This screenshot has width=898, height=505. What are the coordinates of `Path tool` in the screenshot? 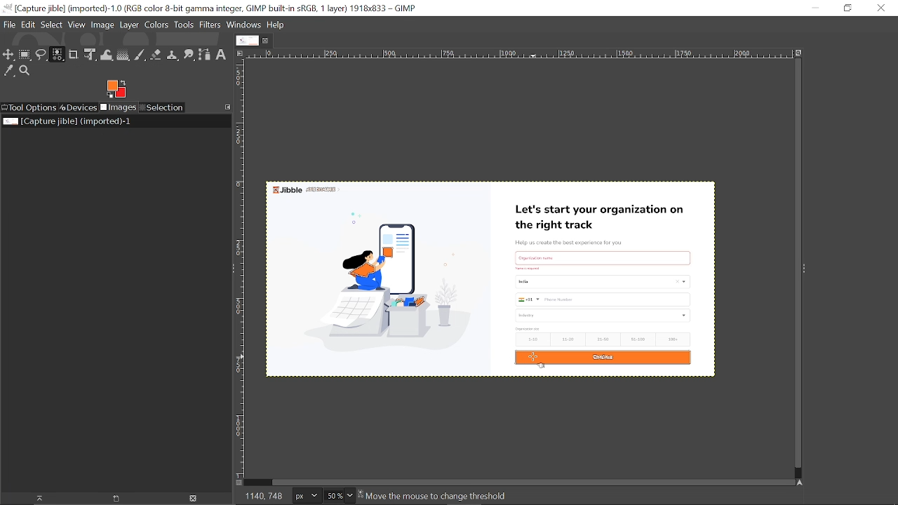 It's located at (204, 55).